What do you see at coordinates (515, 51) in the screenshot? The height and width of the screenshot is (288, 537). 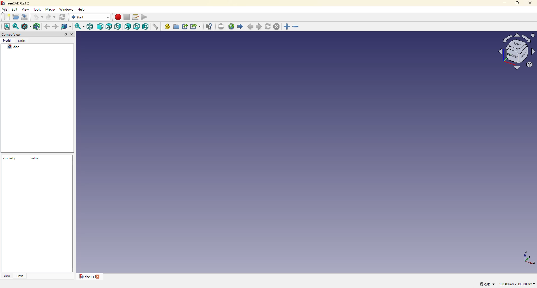 I see `model view` at bounding box center [515, 51].